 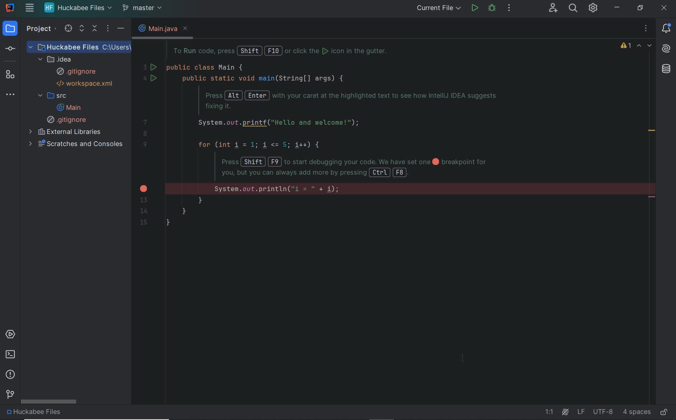 What do you see at coordinates (76, 72) in the screenshot?
I see `.gitignore` at bounding box center [76, 72].